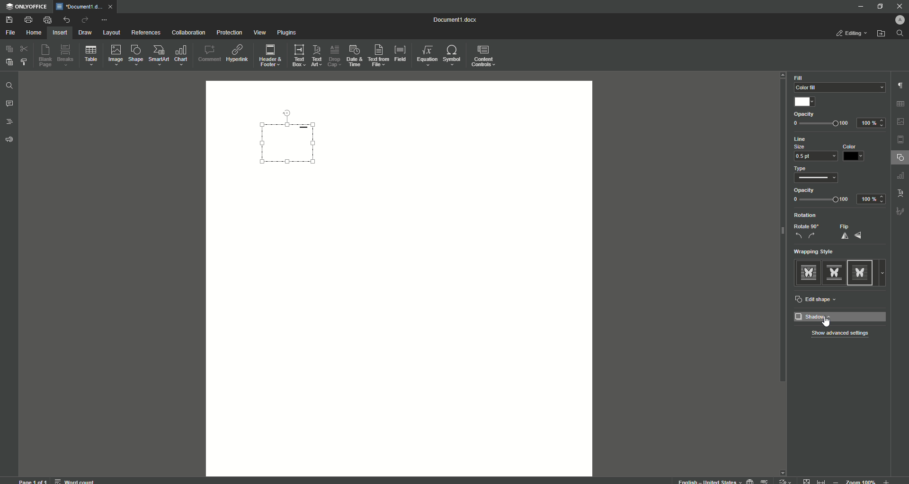 The height and width of the screenshot is (484, 909). What do you see at coordinates (853, 232) in the screenshot?
I see `Flip` at bounding box center [853, 232].